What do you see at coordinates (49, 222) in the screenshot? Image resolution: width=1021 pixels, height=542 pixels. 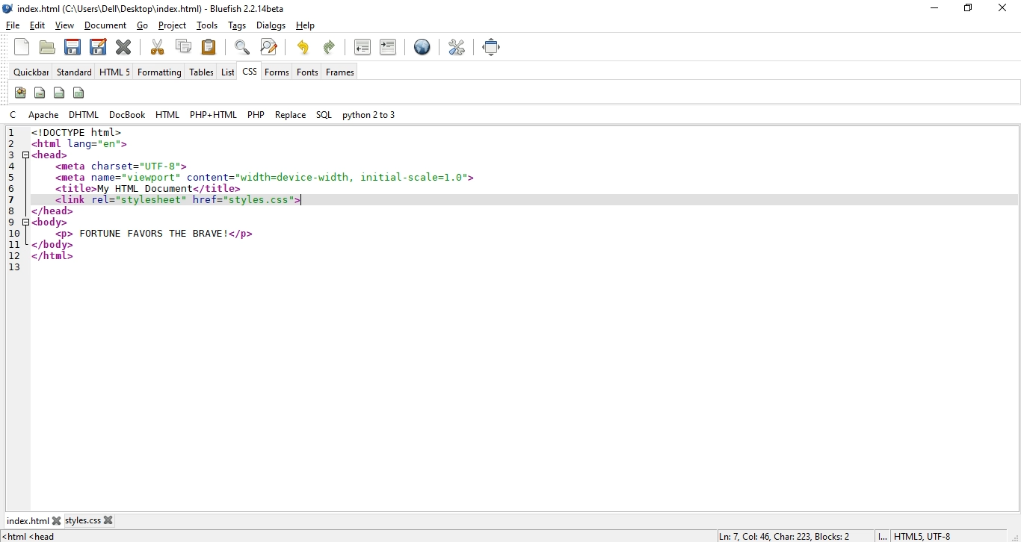 I see `<body>` at bounding box center [49, 222].